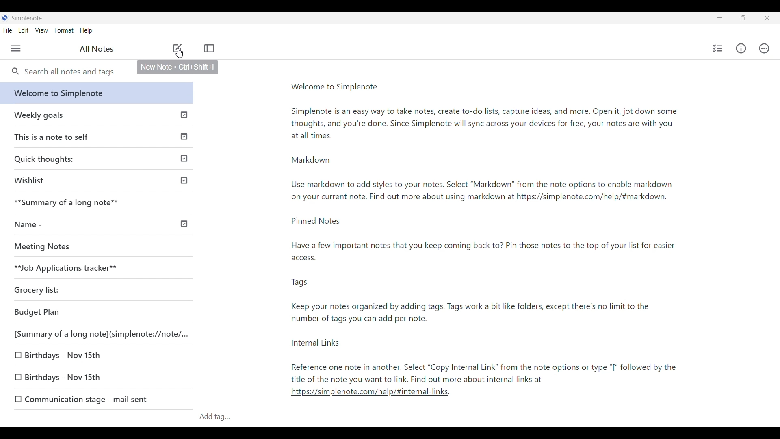 The image size is (780, 439). I want to click on Info, so click(741, 48).